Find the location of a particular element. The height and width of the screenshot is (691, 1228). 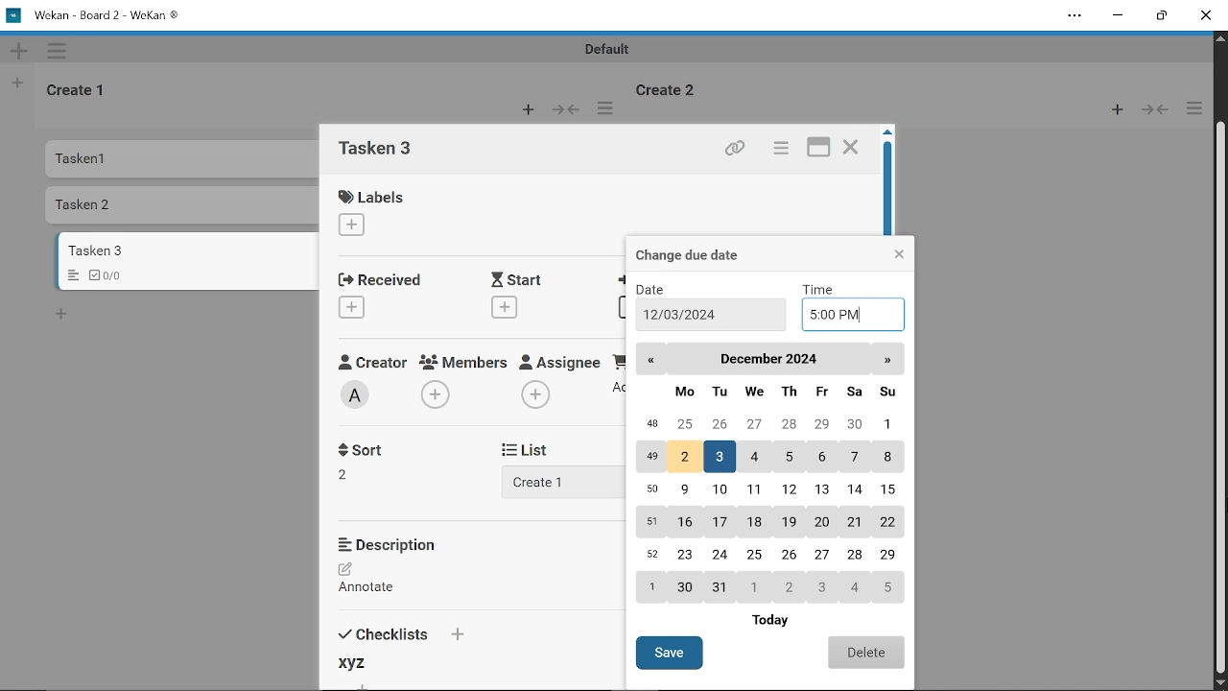

More is located at coordinates (1193, 108).